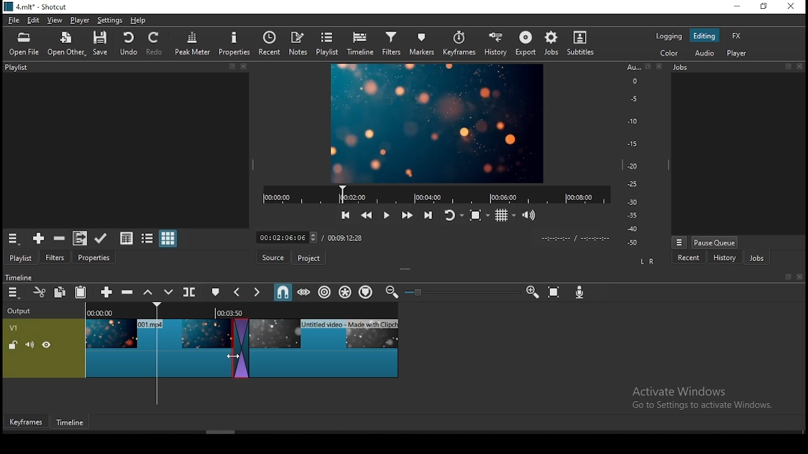  What do you see at coordinates (21, 257) in the screenshot?
I see `playlist` at bounding box center [21, 257].